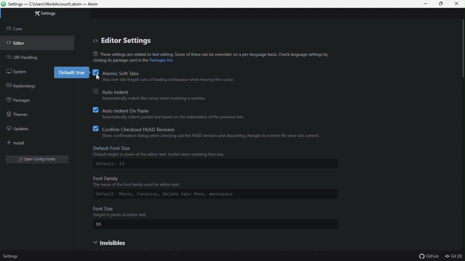 The width and height of the screenshot is (465, 261). What do you see at coordinates (23, 86) in the screenshot?
I see `Keybinding` at bounding box center [23, 86].